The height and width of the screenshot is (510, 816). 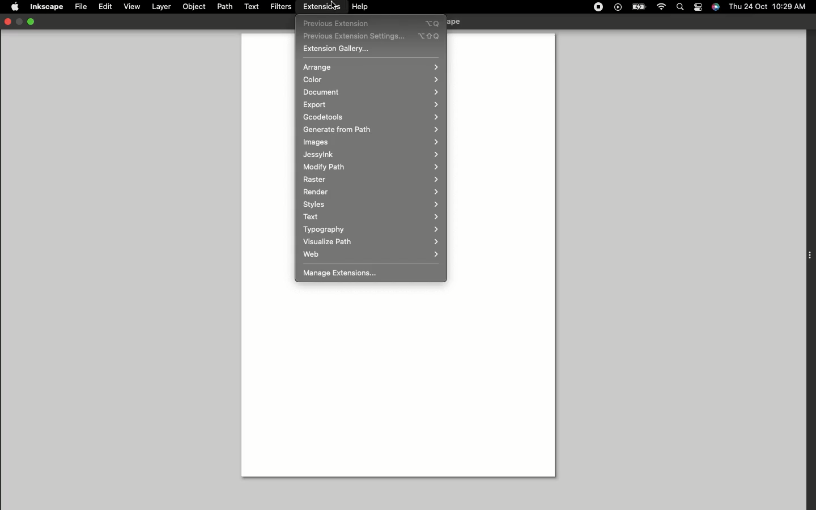 What do you see at coordinates (281, 7) in the screenshot?
I see `Filters` at bounding box center [281, 7].